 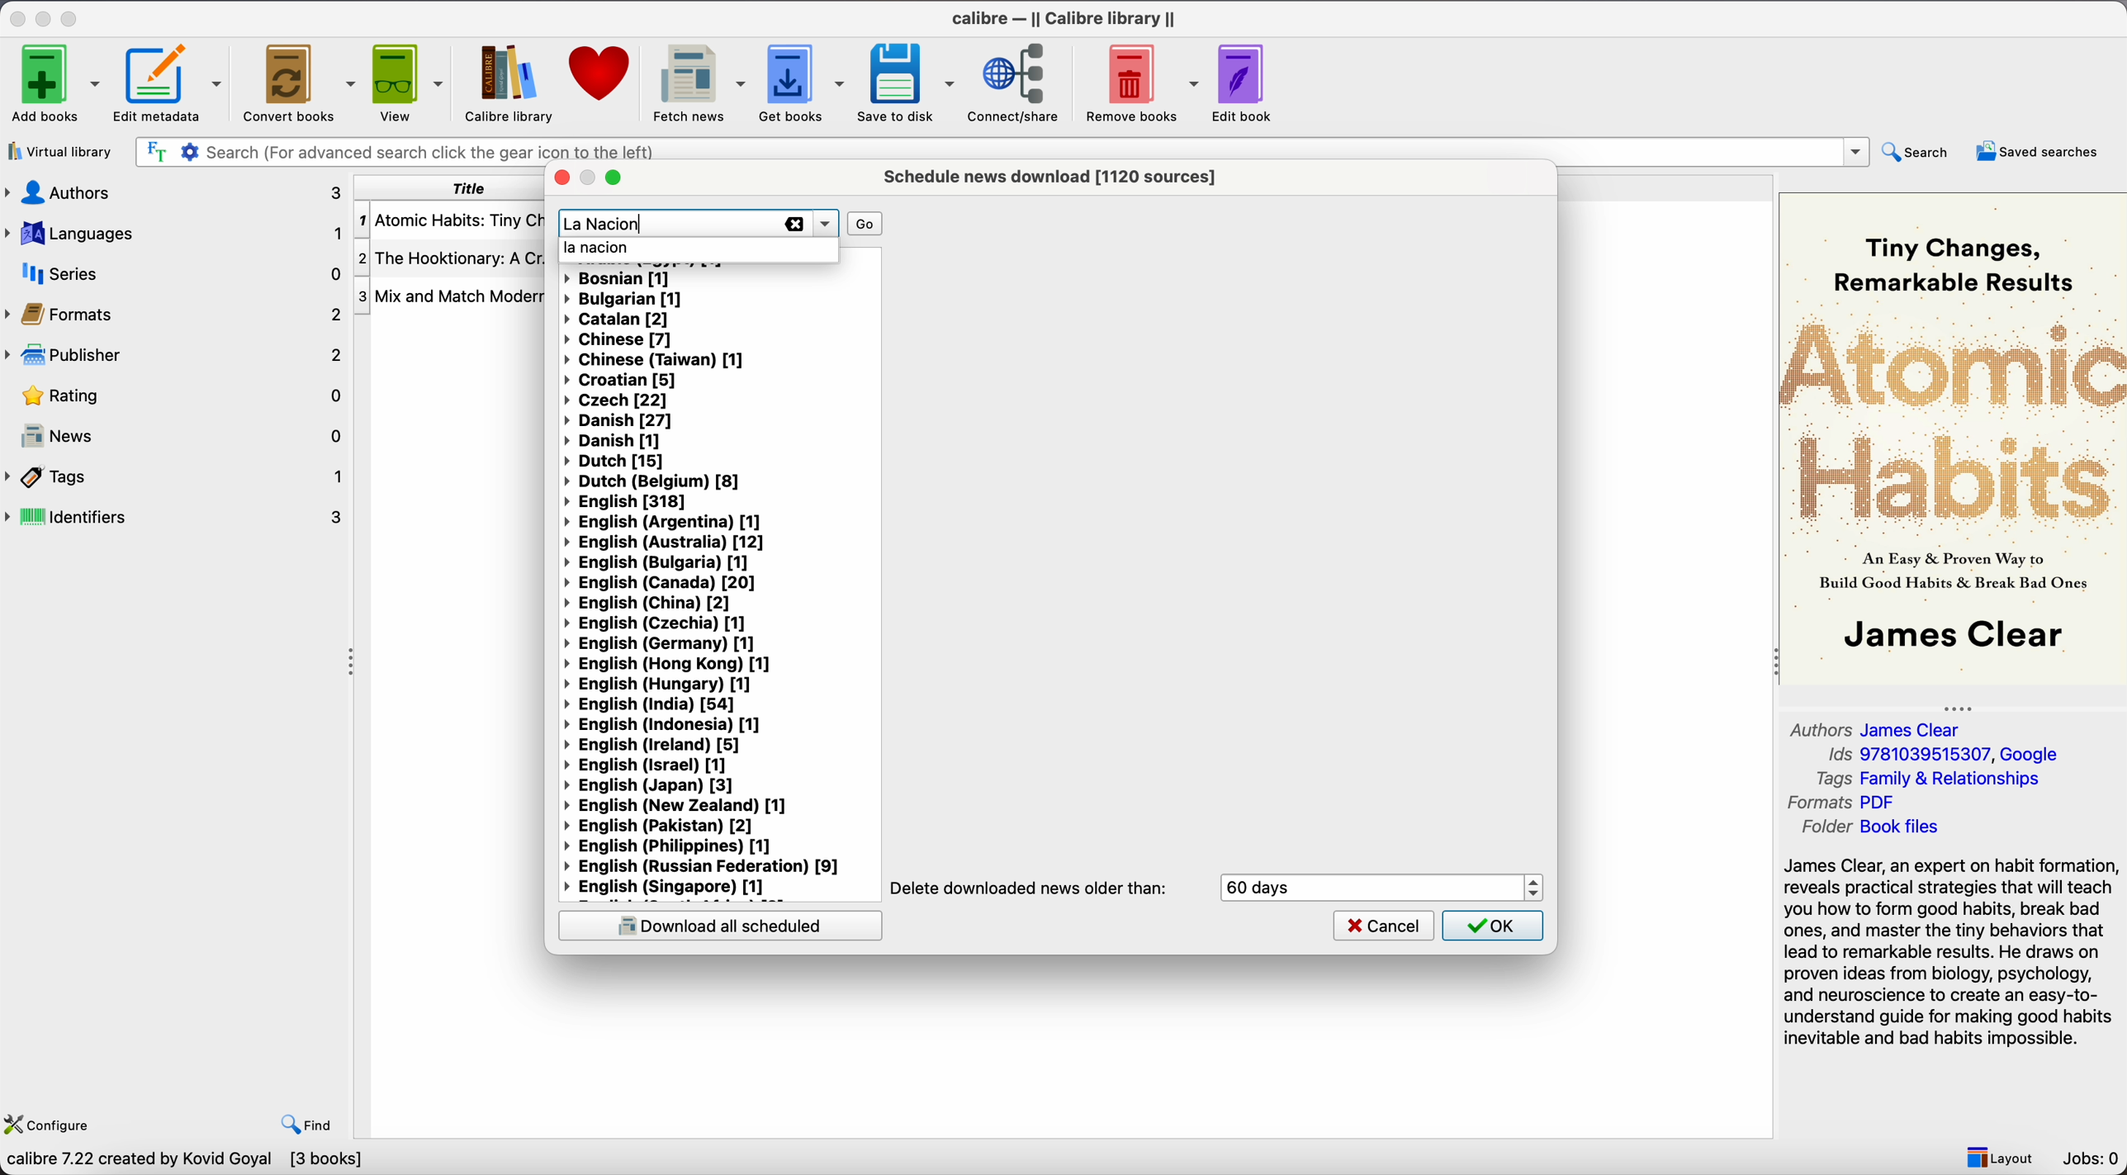 What do you see at coordinates (1055, 176) in the screenshot?
I see `schedule news download [1120 sources]` at bounding box center [1055, 176].